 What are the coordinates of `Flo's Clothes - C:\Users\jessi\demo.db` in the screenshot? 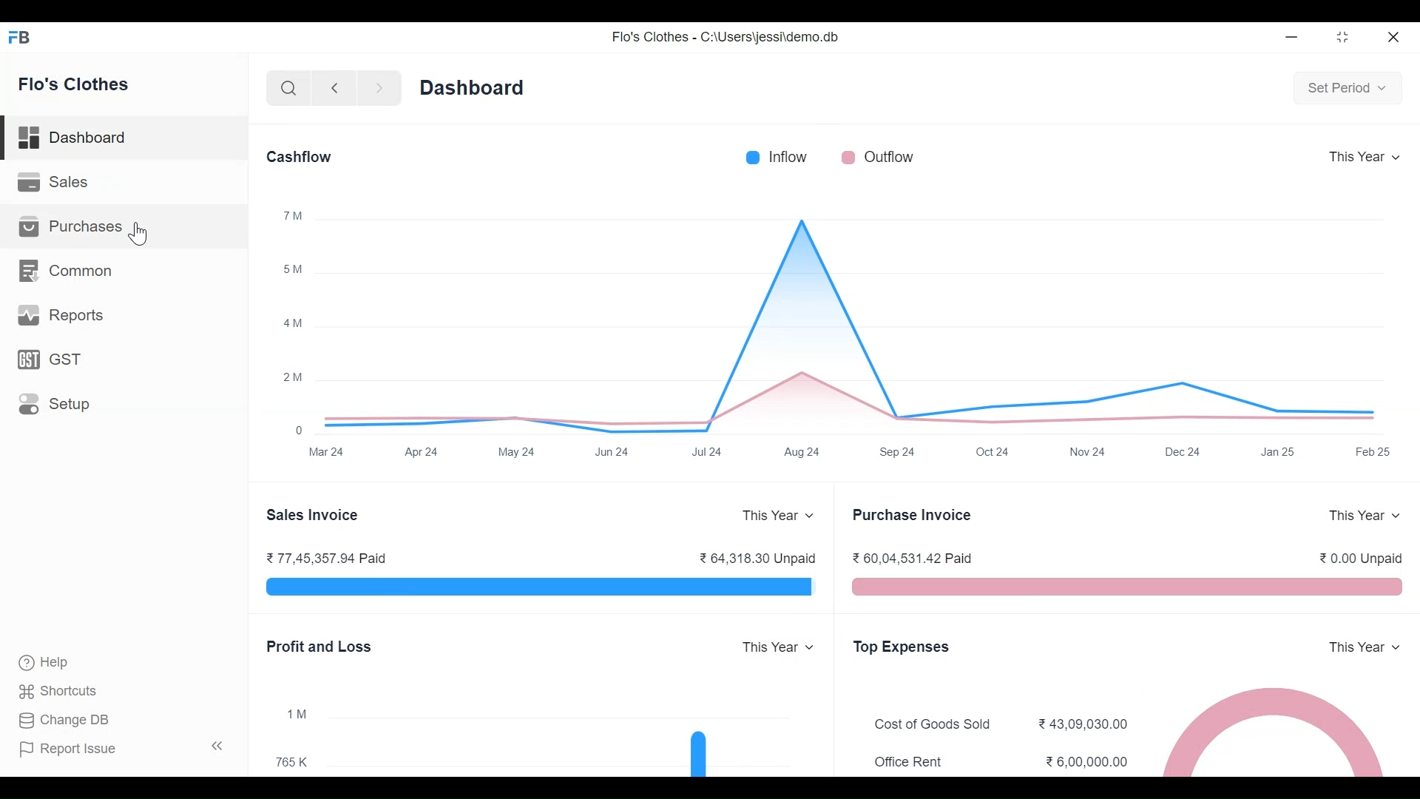 It's located at (728, 36).